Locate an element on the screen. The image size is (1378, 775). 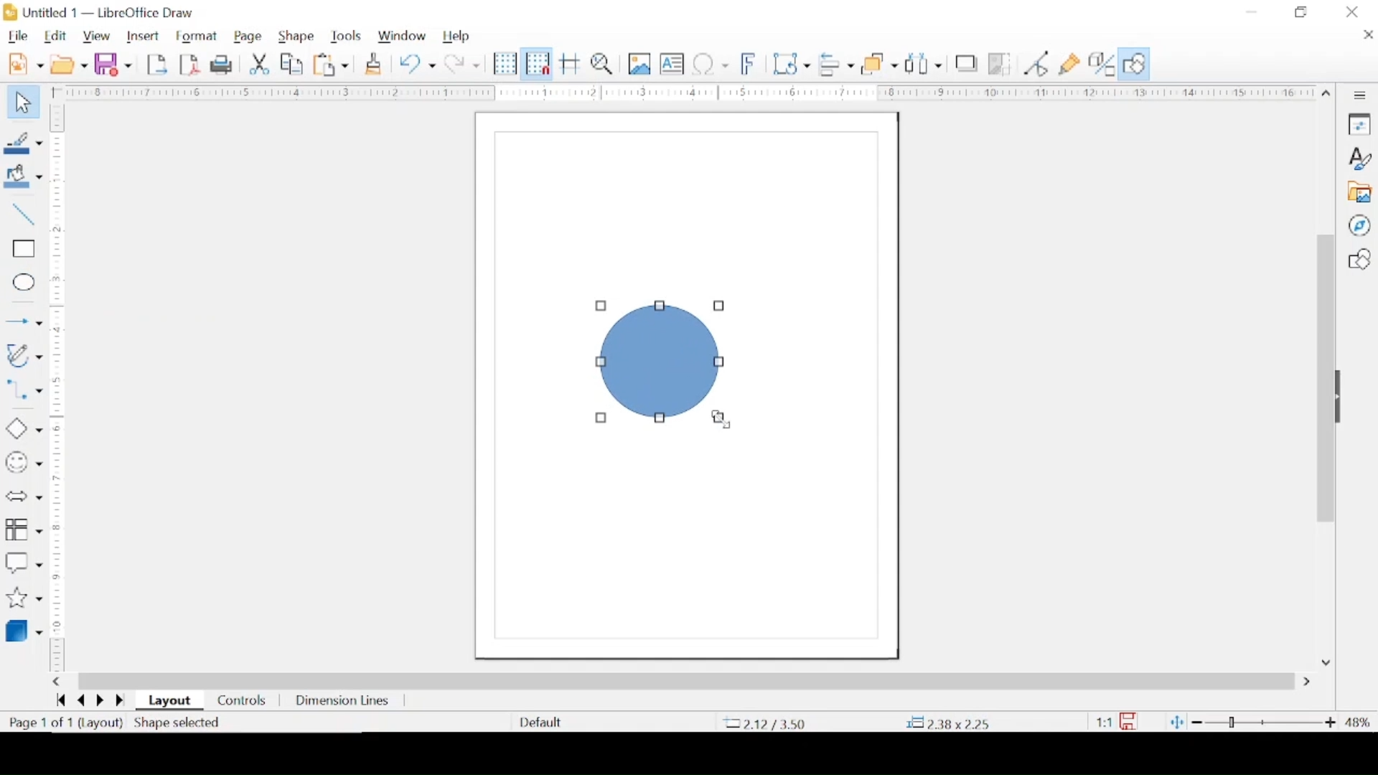
minimize is located at coordinates (1253, 11).